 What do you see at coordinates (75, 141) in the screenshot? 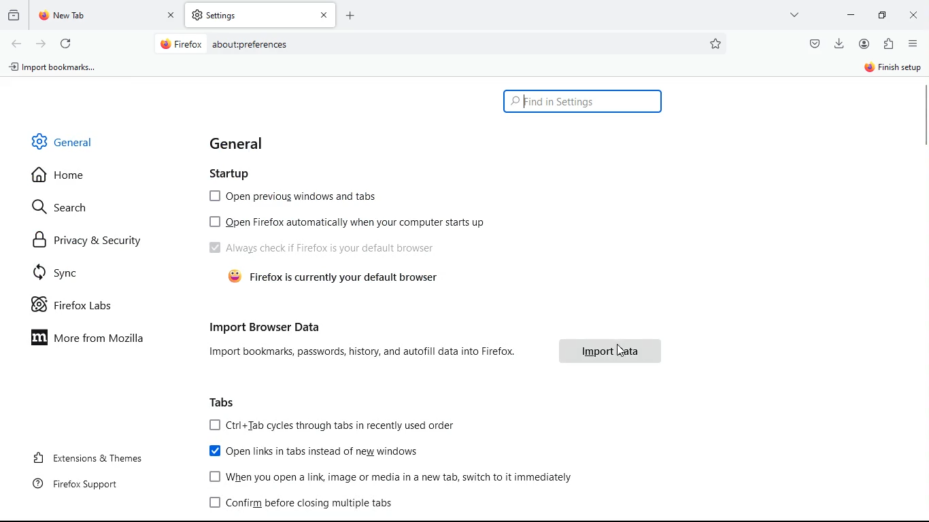
I see `general` at bounding box center [75, 141].